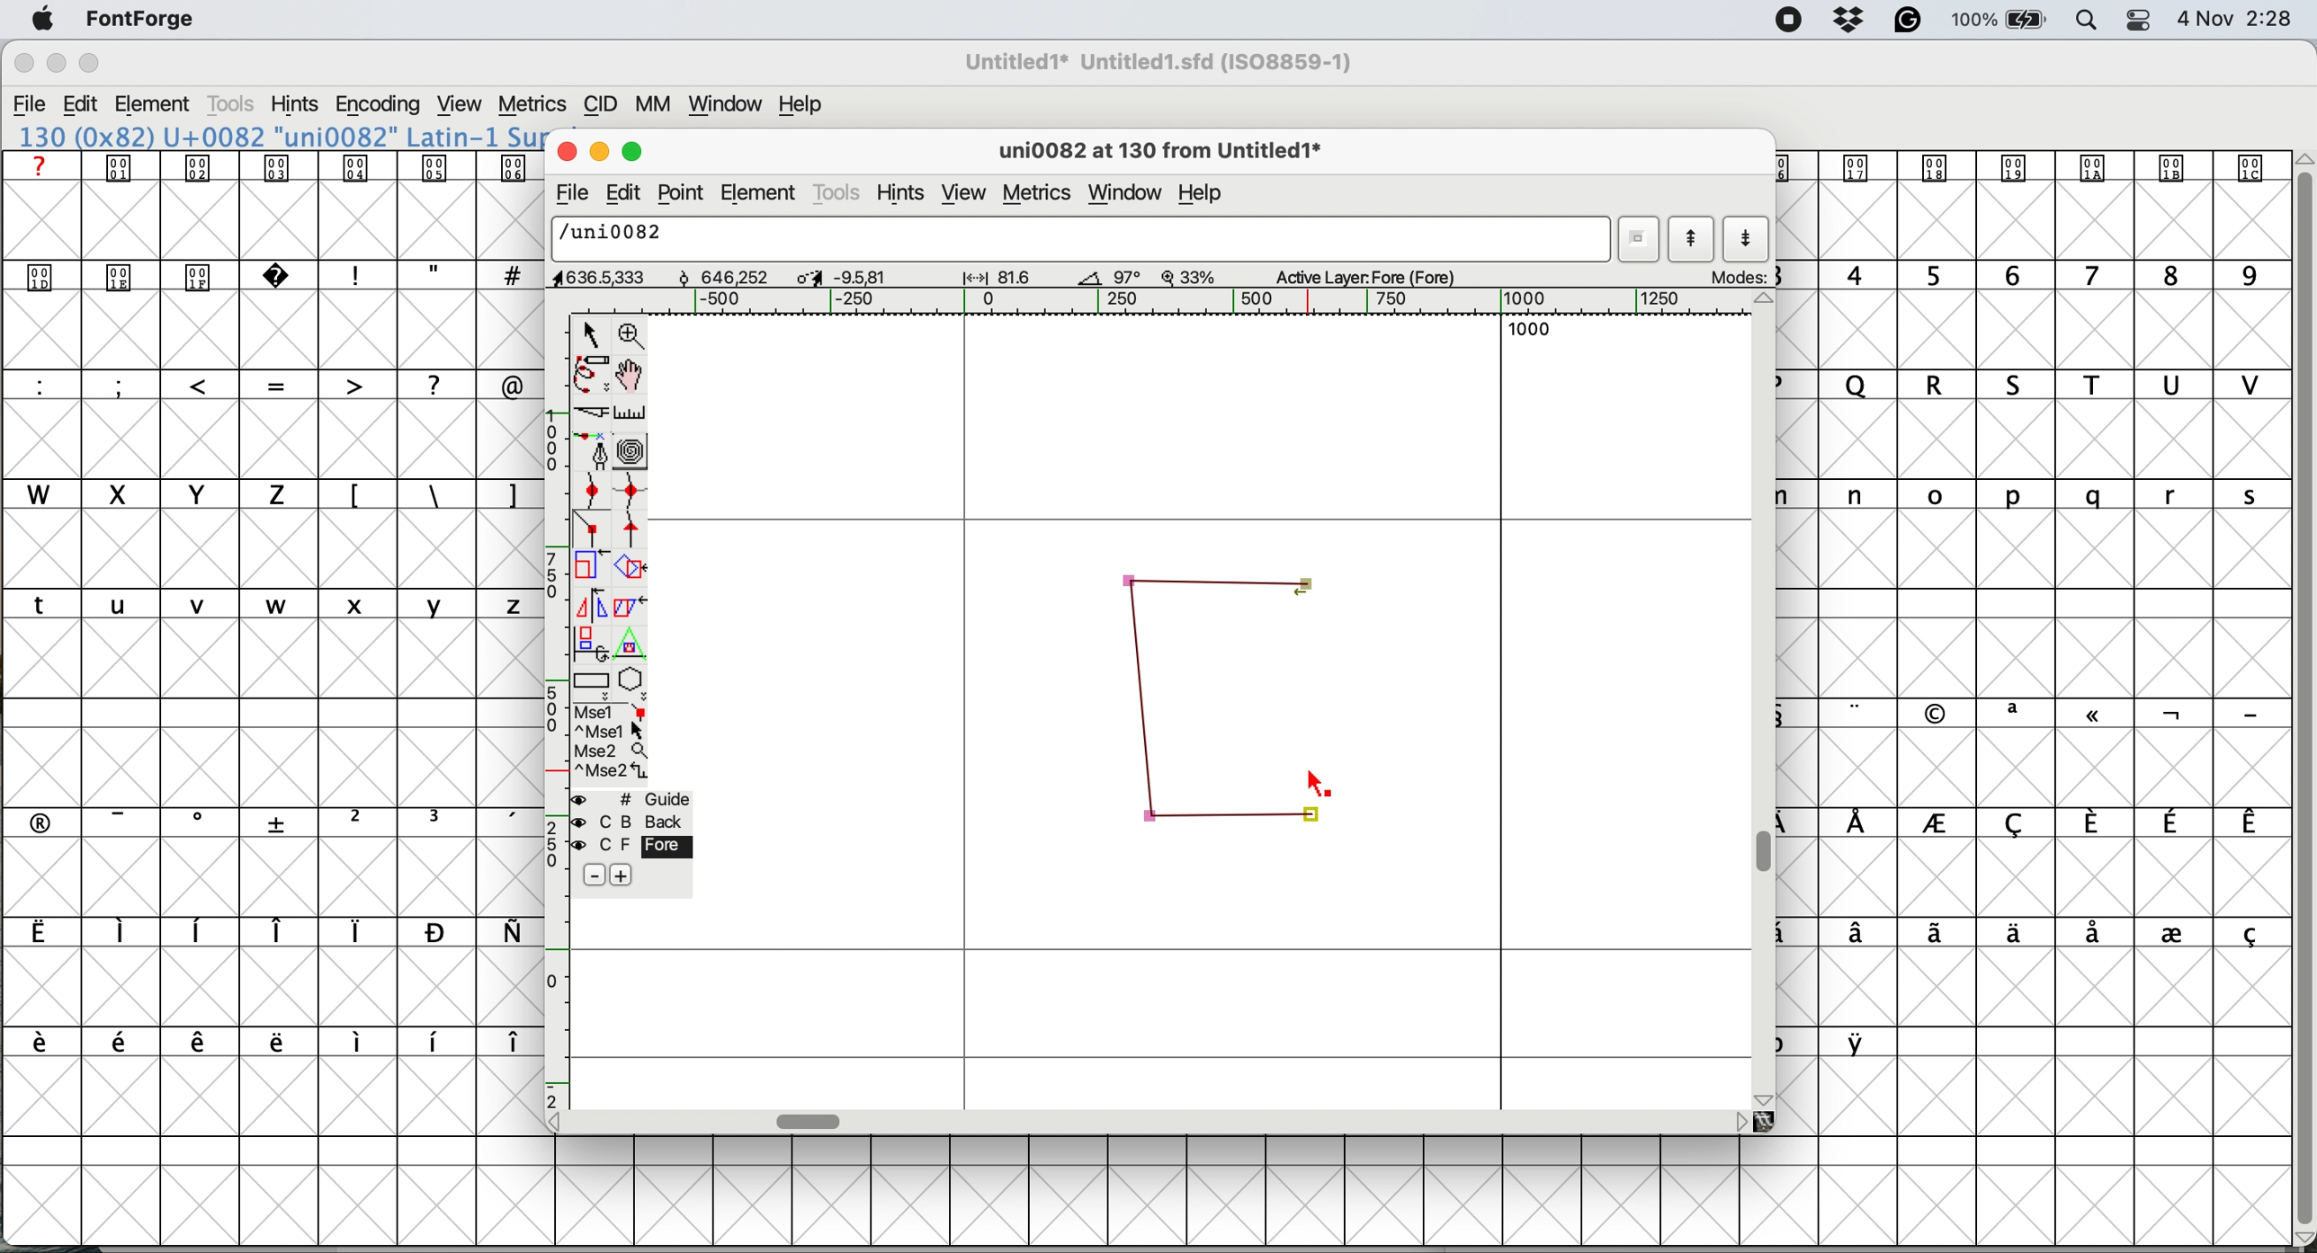 This screenshot has height=1253, width=2317. Describe the element at coordinates (595, 450) in the screenshot. I see `add a point and drag out its control points` at that location.